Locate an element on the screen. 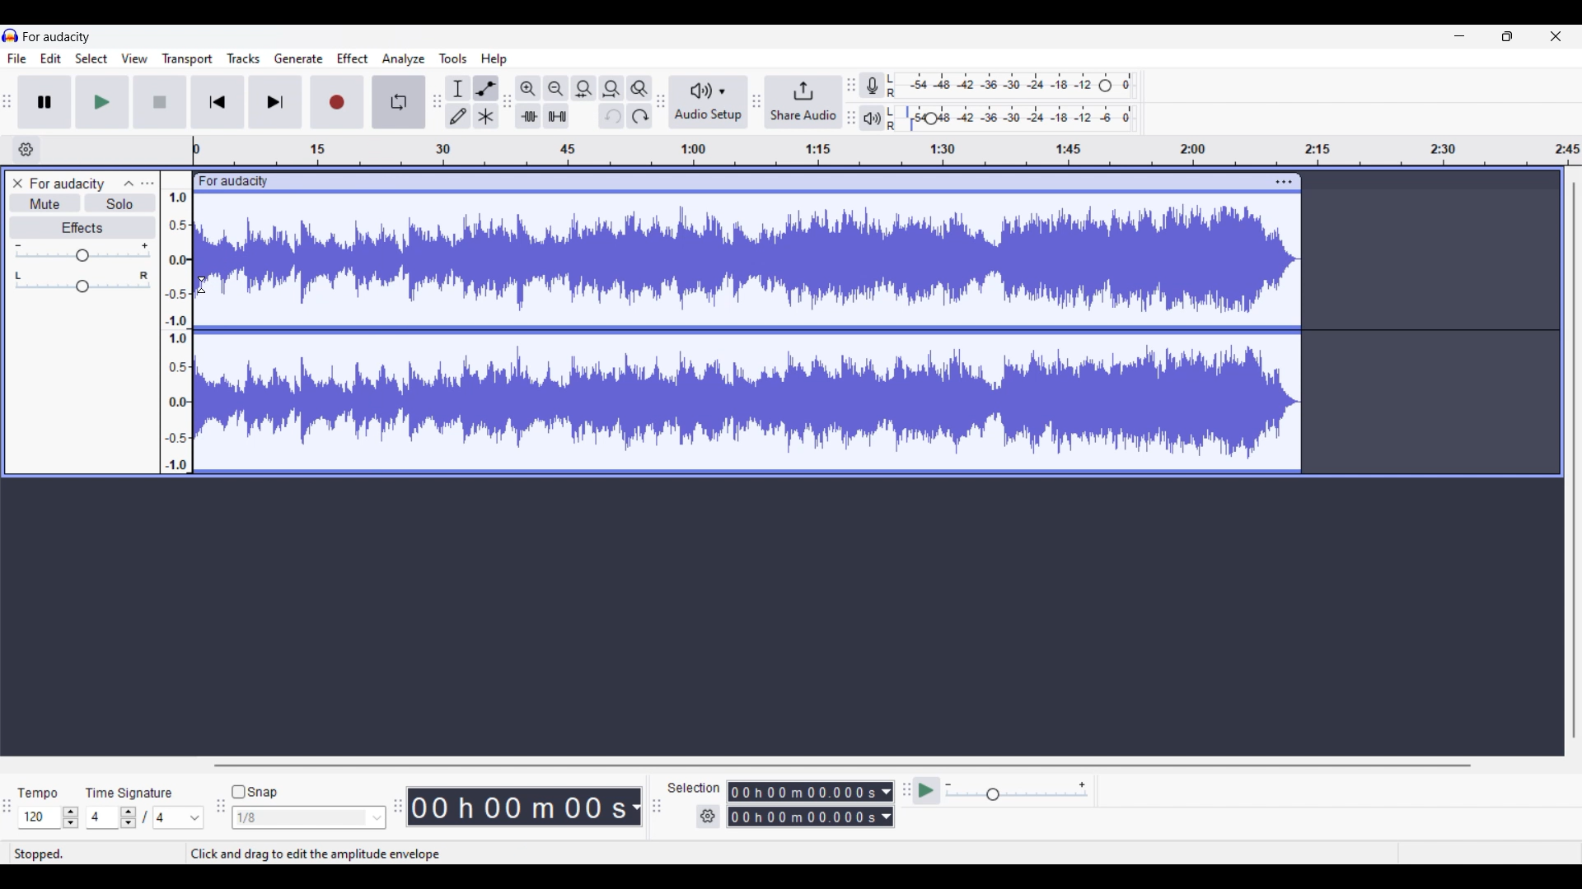  Vertical slide bar is located at coordinates (1575, 461).